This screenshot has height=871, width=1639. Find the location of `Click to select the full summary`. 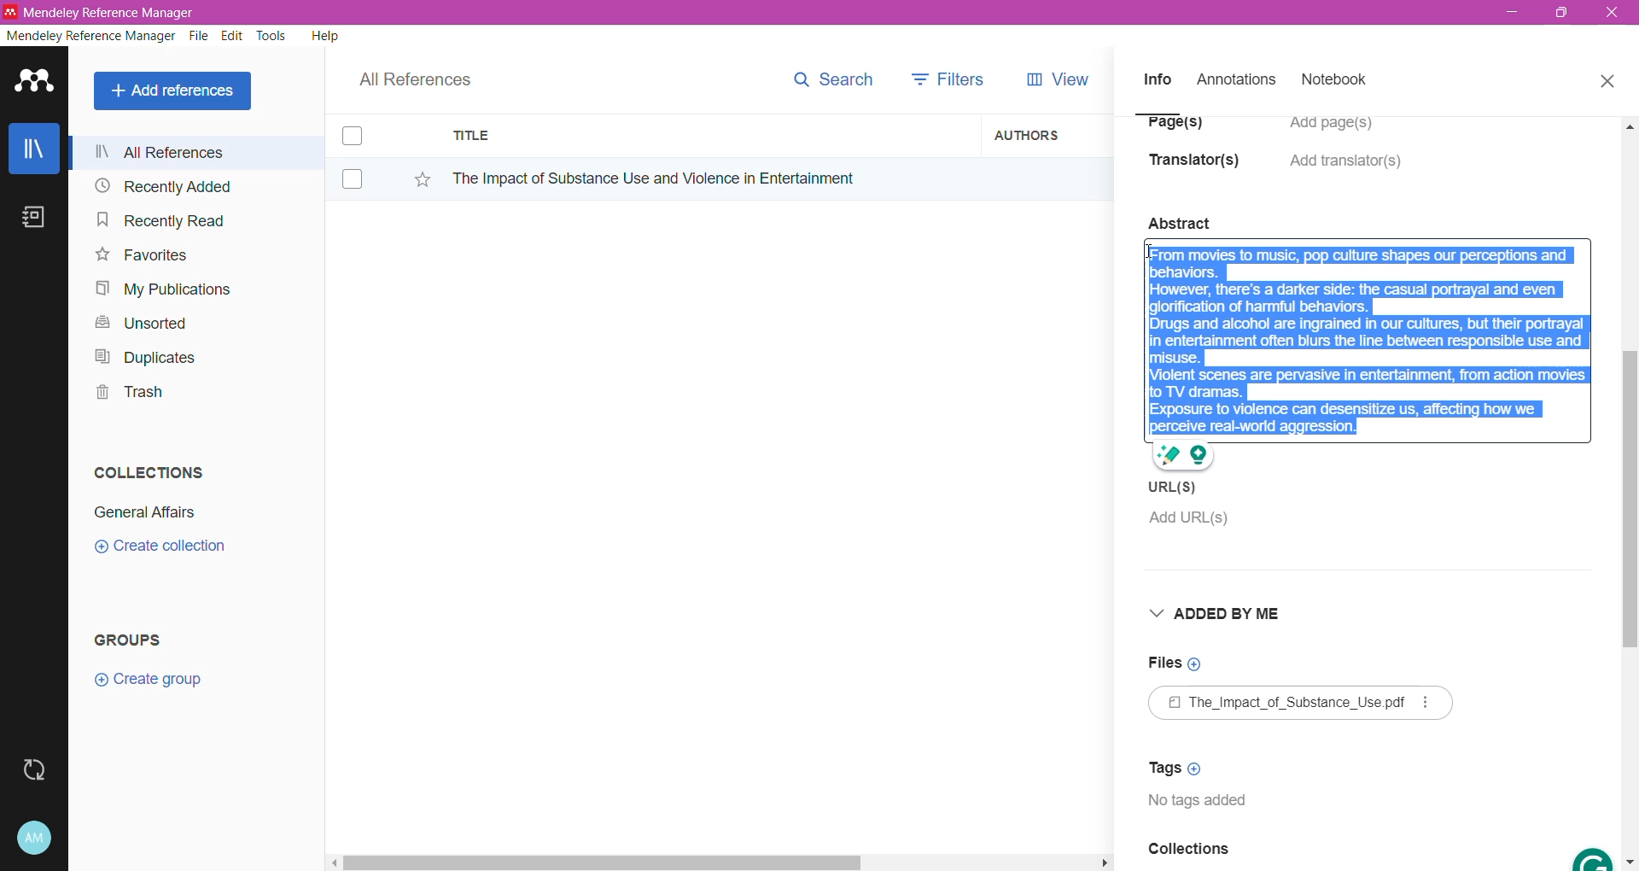

Click to select the full summary is located at coordinates (1368, 326).